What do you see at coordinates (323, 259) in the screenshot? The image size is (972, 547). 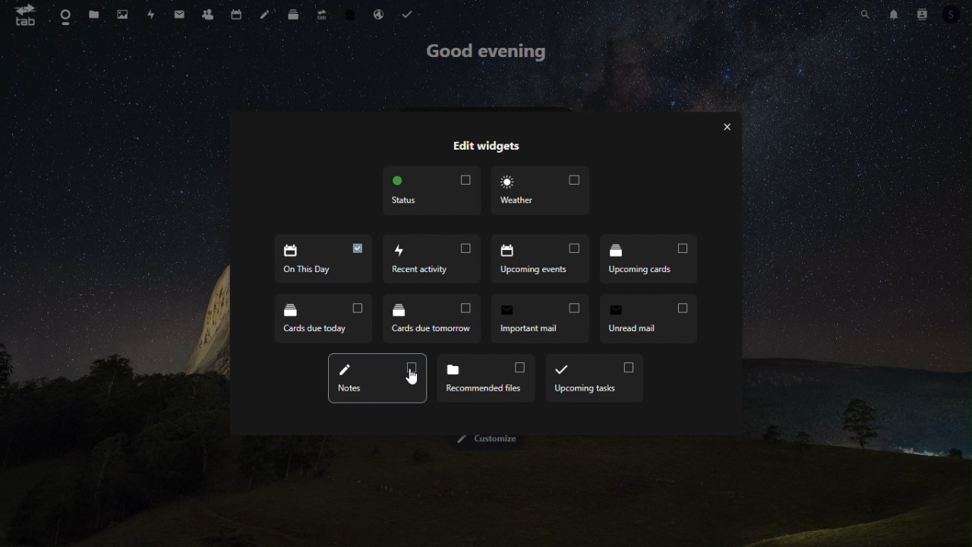 I see `Recent activity` at bounding box center [323, 259].